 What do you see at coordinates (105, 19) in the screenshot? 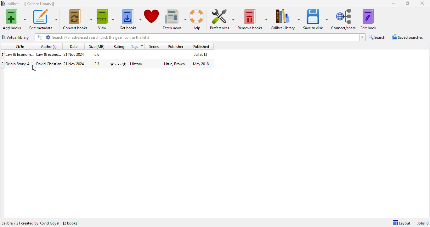
I see `view` at bounding box center [105, 19].